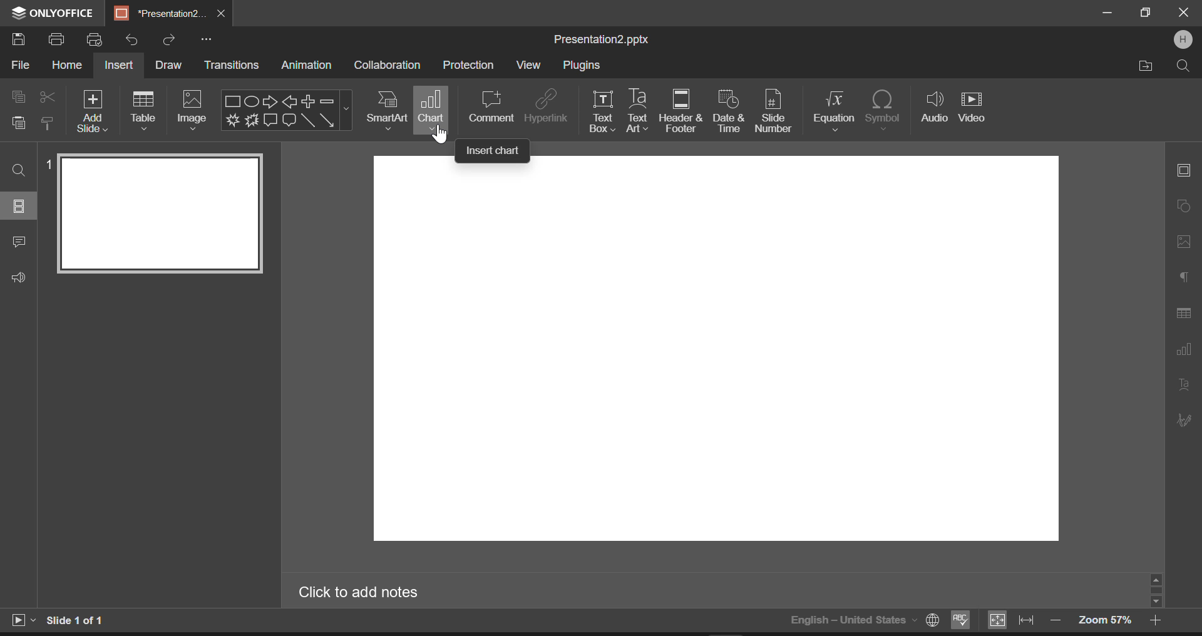 This screenshot has height=636, width=1202. What do you see at coordinates (1183, 419) in the screenshot?
I see `Signature Settings` at bounding box center [1183, 419].